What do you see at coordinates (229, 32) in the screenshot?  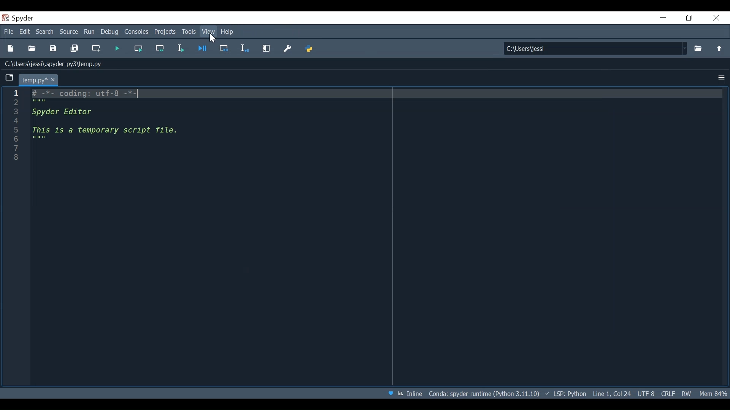 I see `Help` at bounding box center [229, 32].